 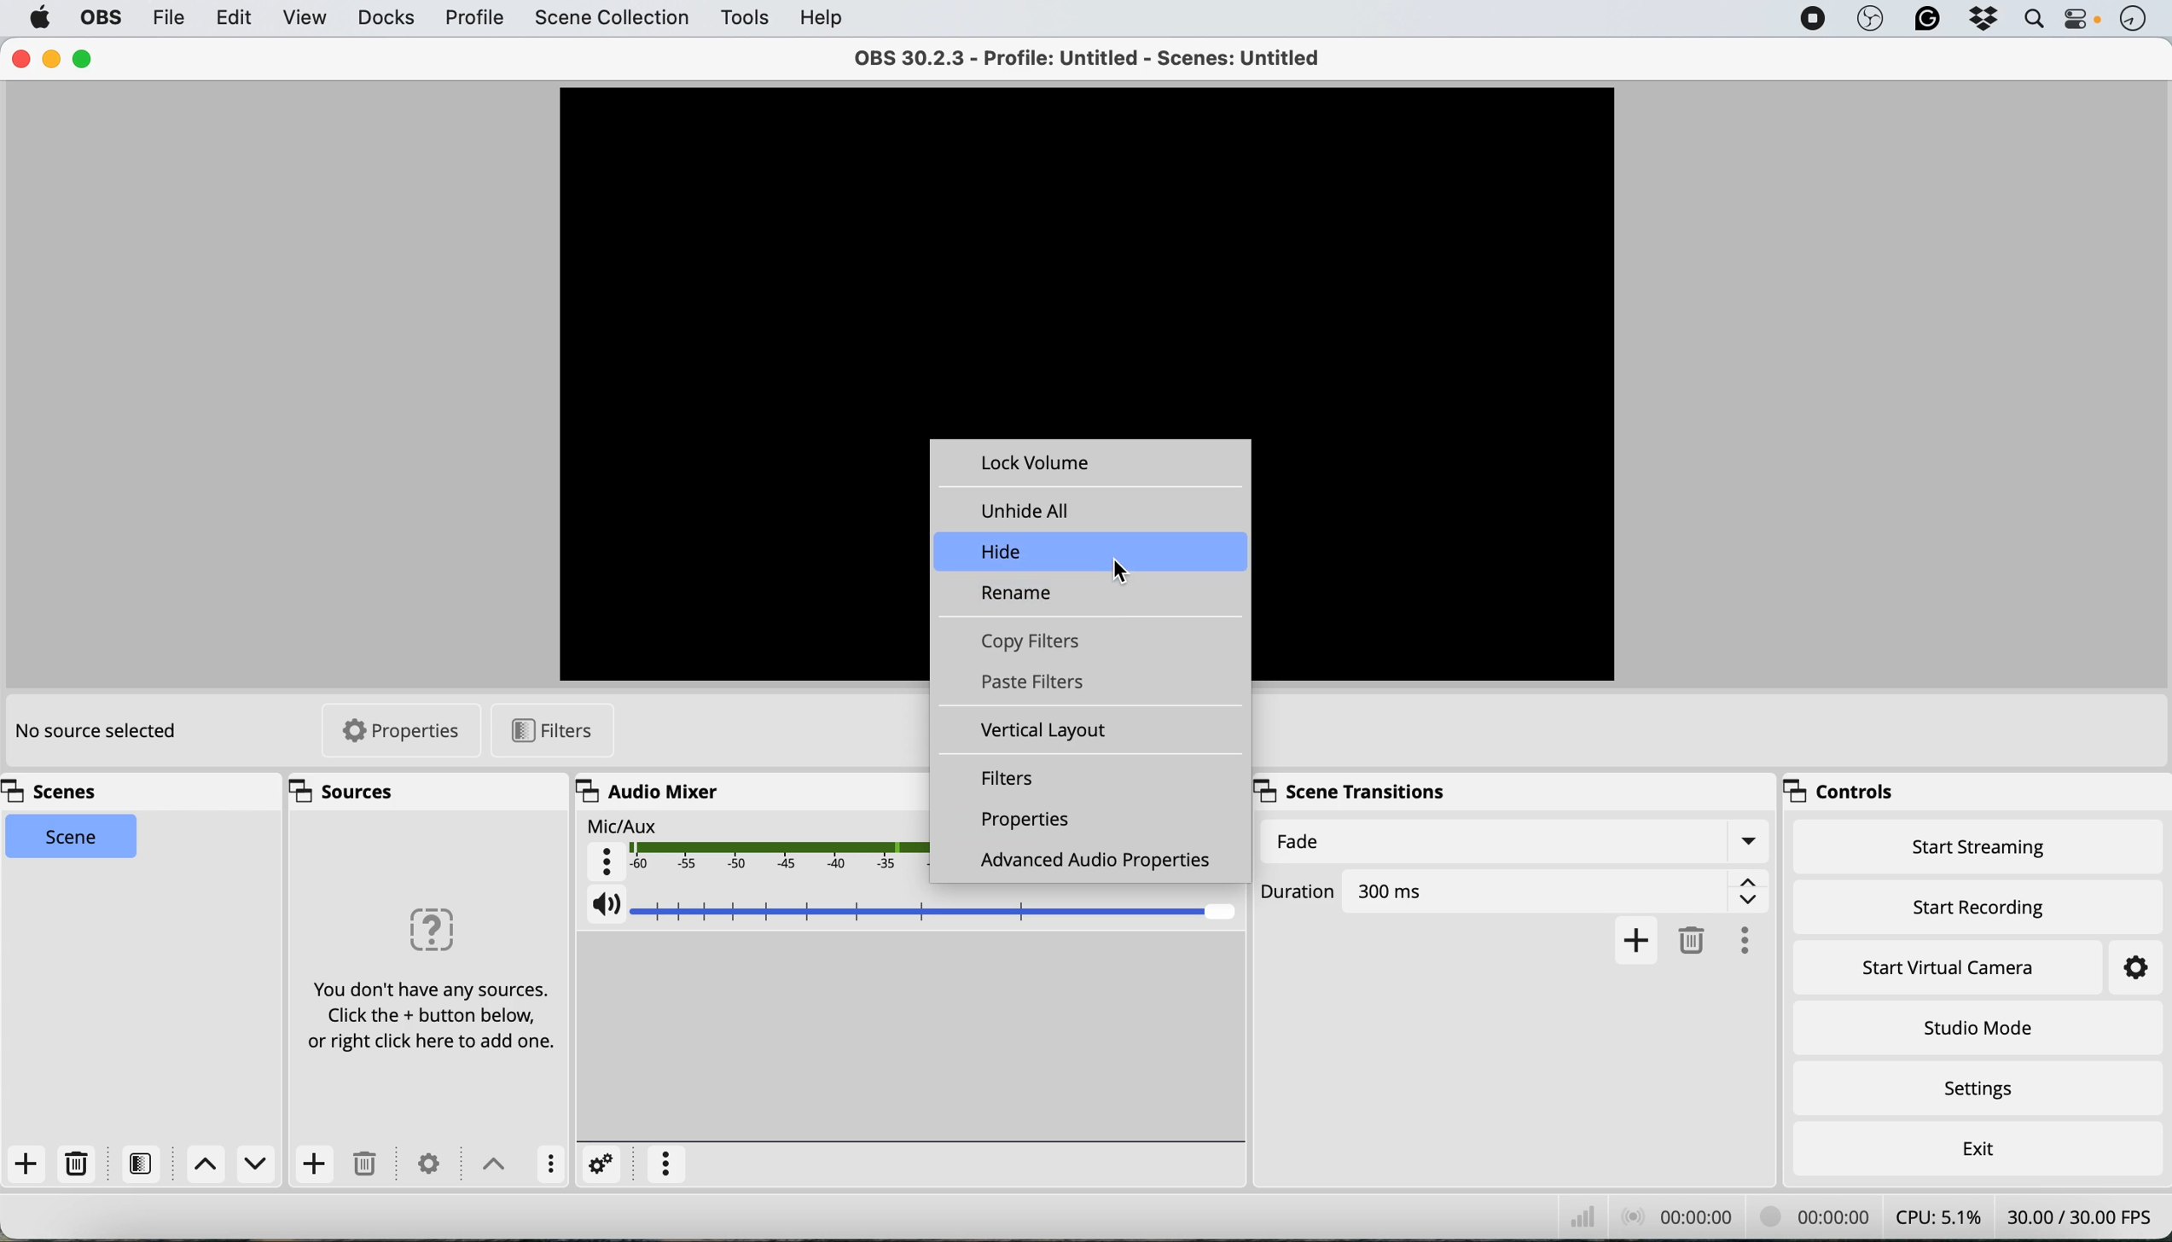 I want to click on advanced audio properties, so click(x=1091, y=863).